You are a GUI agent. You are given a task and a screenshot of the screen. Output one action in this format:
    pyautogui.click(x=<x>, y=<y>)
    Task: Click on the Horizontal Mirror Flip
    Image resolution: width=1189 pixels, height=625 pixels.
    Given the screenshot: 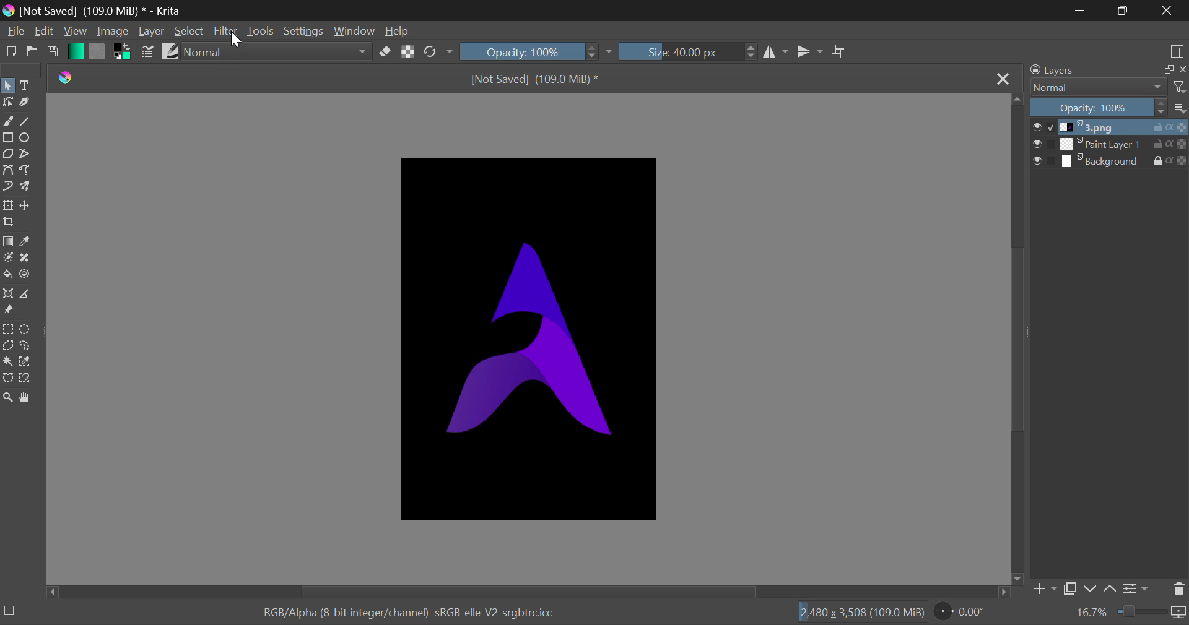 What is the action you would take?
    pyautogui.click(x=809, y=51)
    